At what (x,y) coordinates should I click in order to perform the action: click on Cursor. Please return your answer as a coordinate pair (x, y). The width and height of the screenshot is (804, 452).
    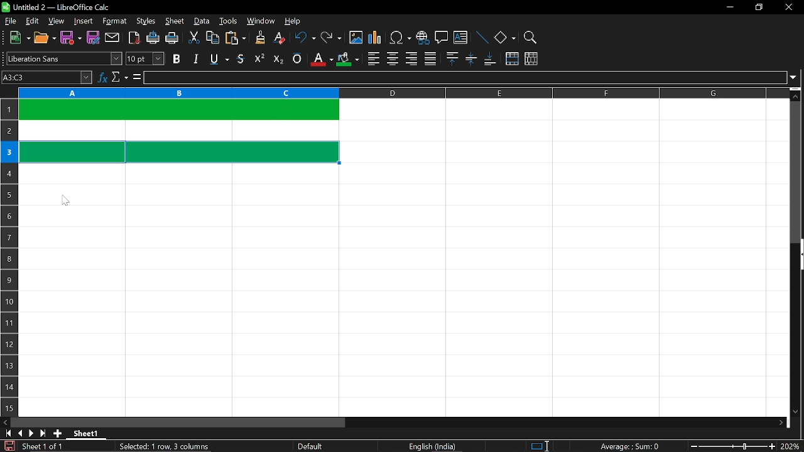
    Looking at the image, I should click on (60, 200).